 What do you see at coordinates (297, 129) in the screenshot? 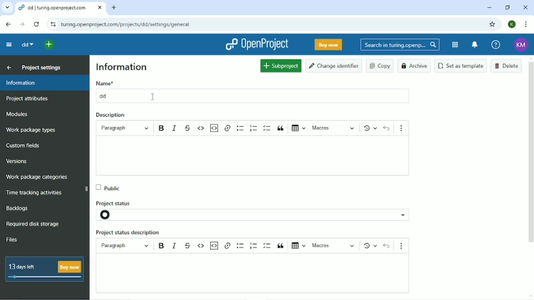
I see `Insert table` at bounding box center [297, 129].